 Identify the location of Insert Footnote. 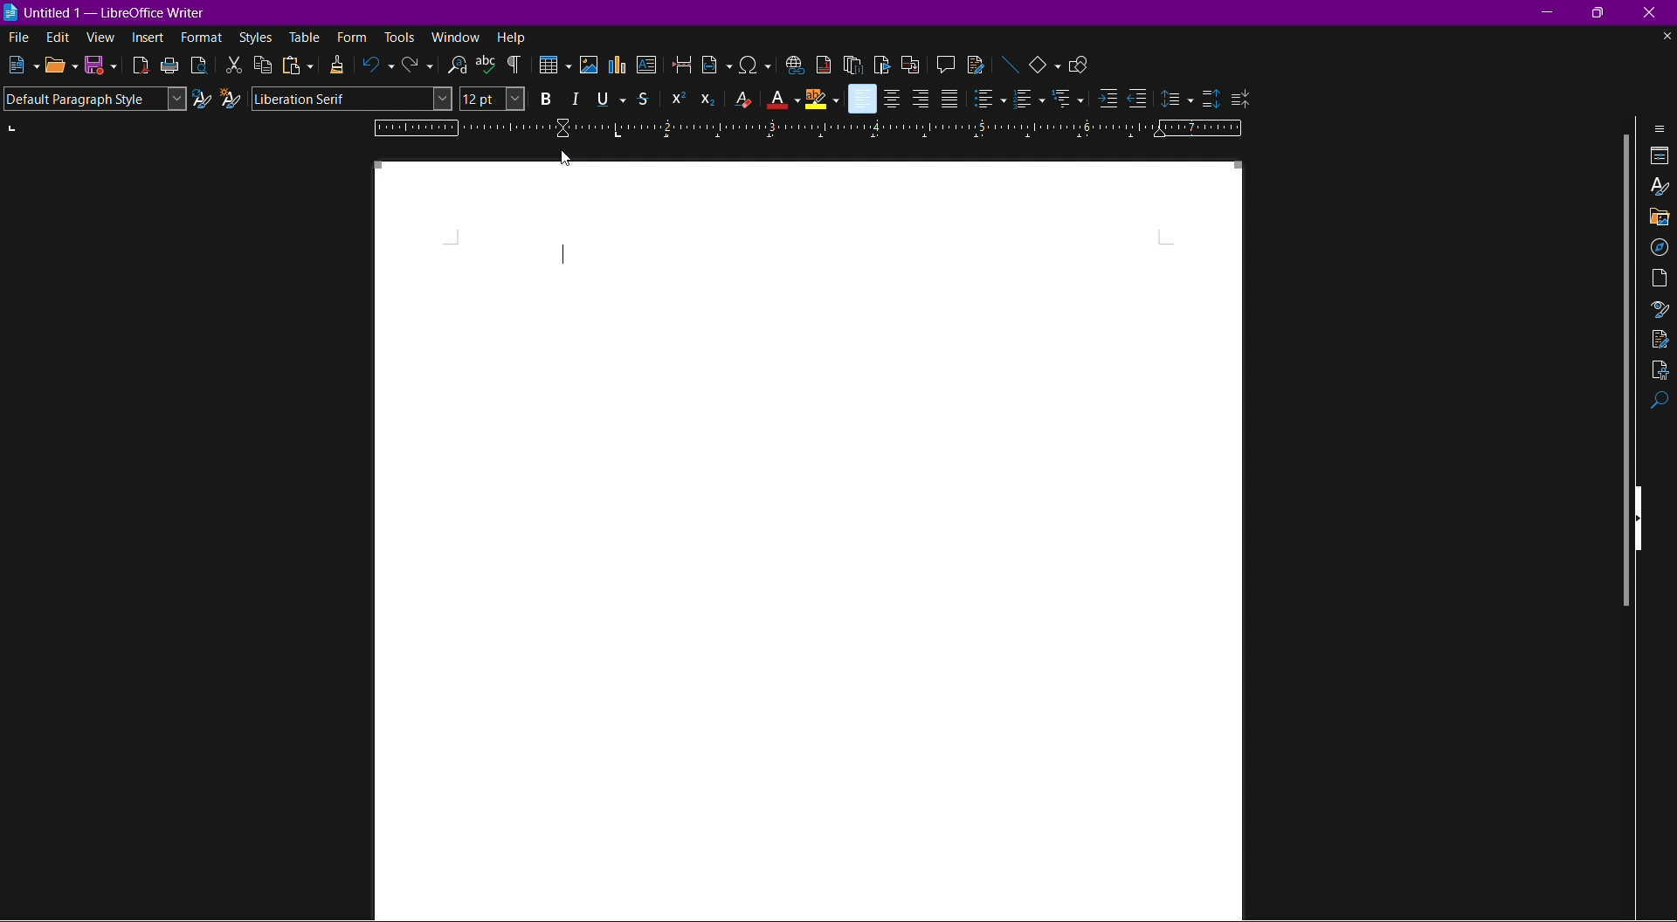
(822, 64).